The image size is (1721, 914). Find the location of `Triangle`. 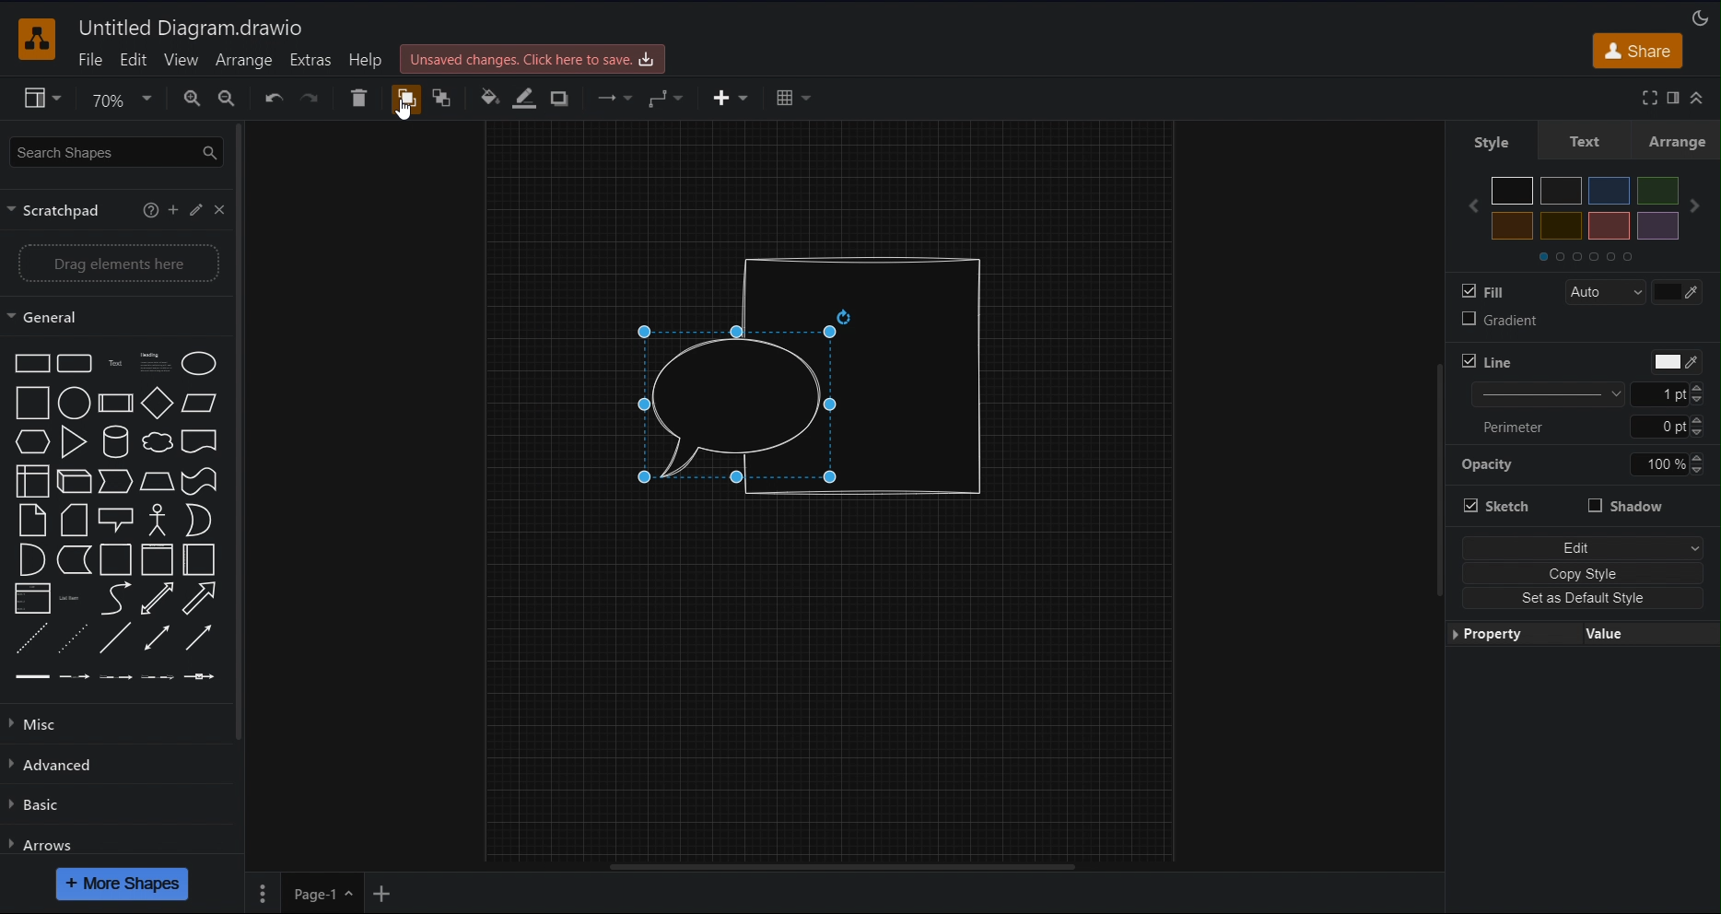

Triangle is located at coordinates (73, 441).